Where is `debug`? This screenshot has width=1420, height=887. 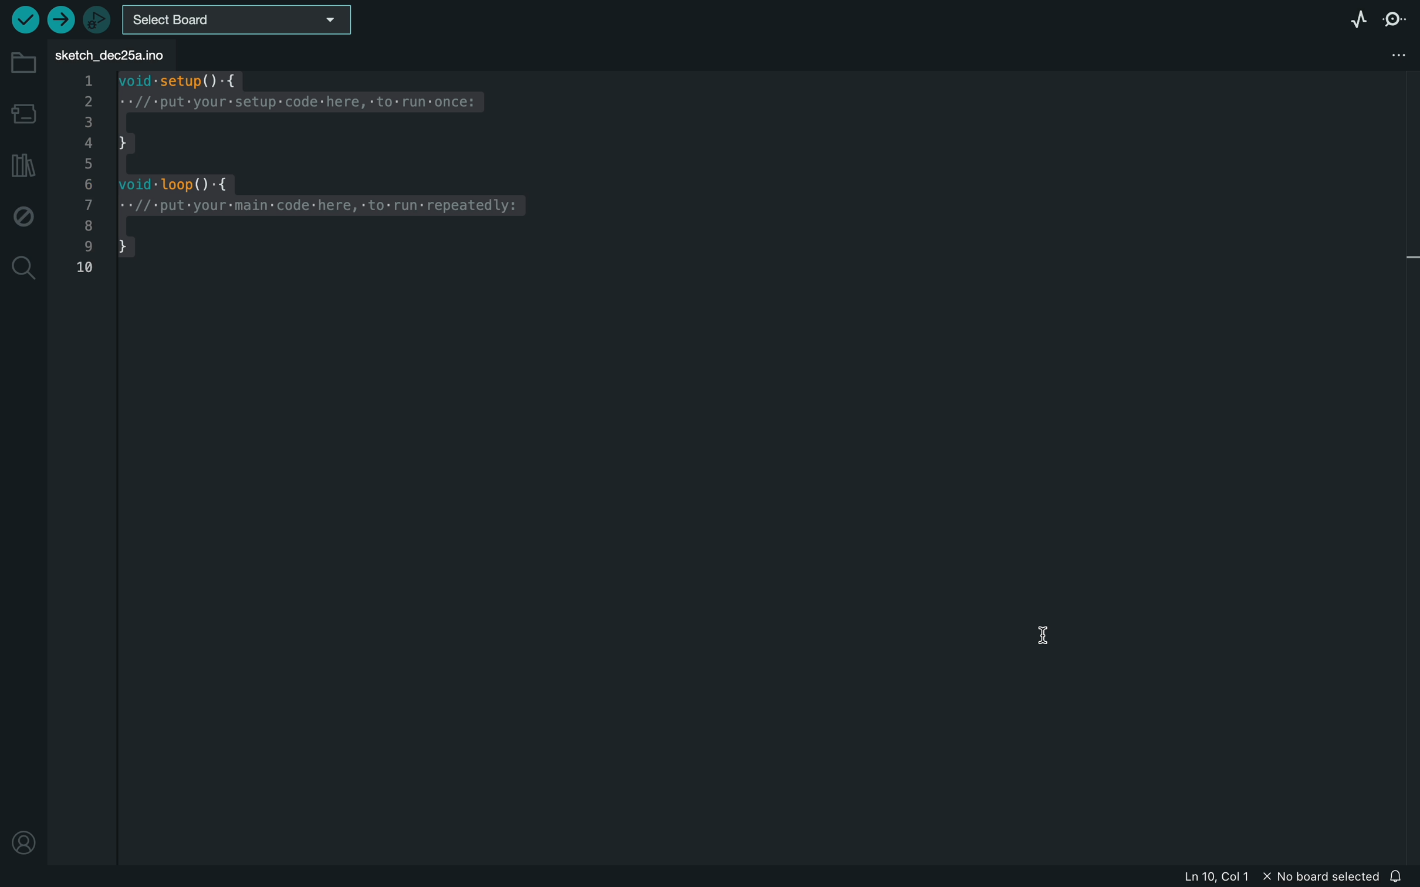 debug is located at coordinates (22, 218).